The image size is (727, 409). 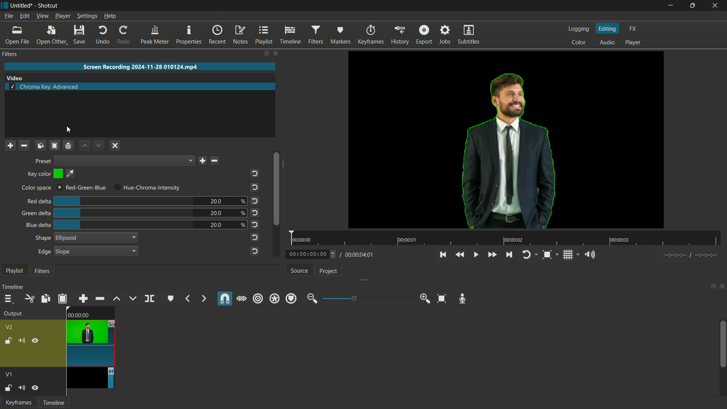 I want to click on Minus, so click(x=24, y=145).